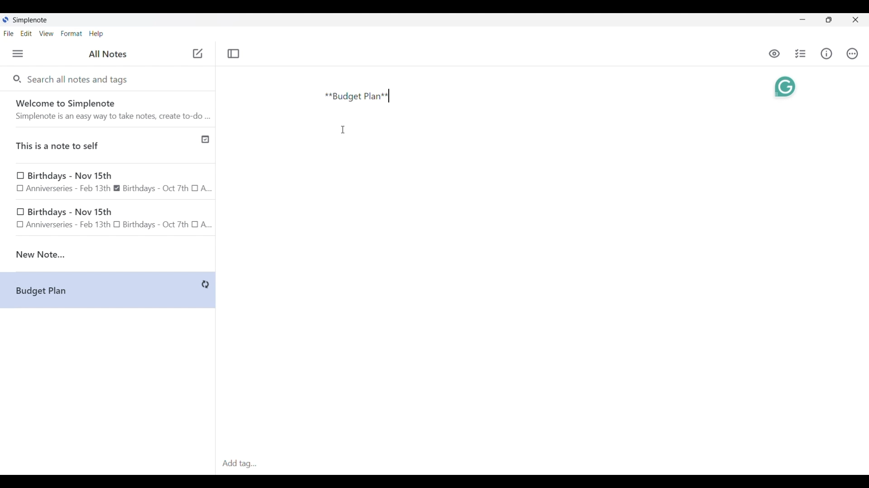  I want to click on Help menu, so click(96, 33).